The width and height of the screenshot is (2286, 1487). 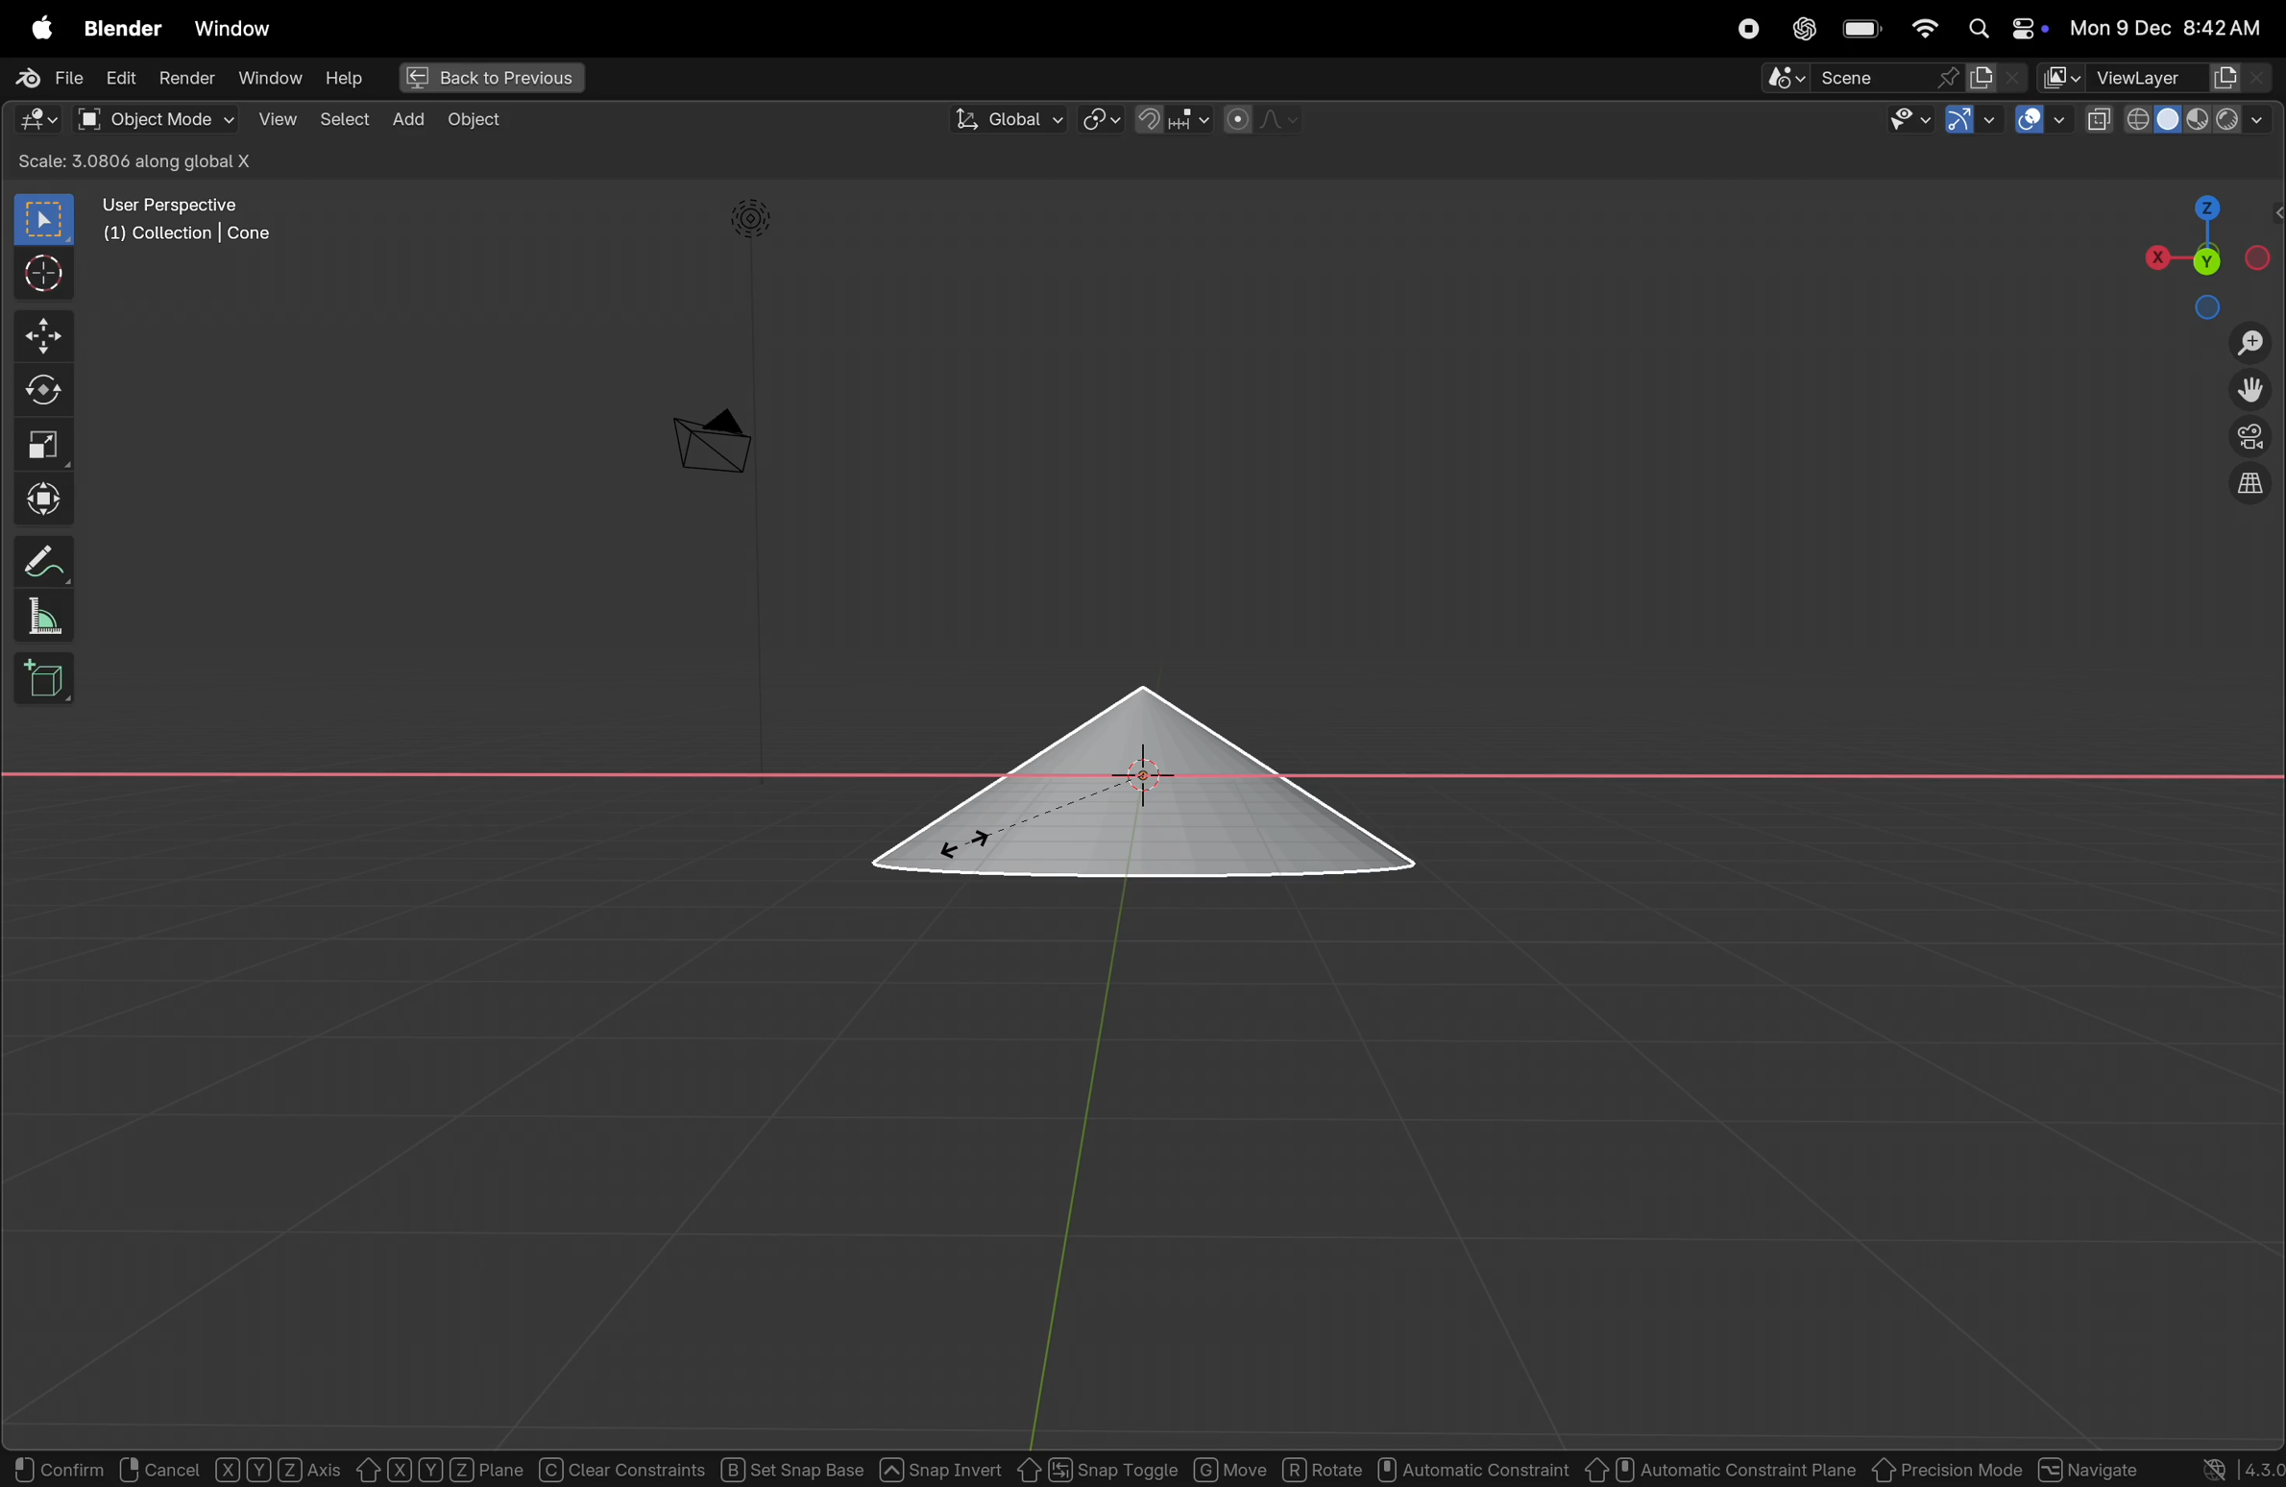 What do you see at coordinates (622, 1469) in the screenshot?
I see `Clear Constraints` at bounding box center [622, 1469].